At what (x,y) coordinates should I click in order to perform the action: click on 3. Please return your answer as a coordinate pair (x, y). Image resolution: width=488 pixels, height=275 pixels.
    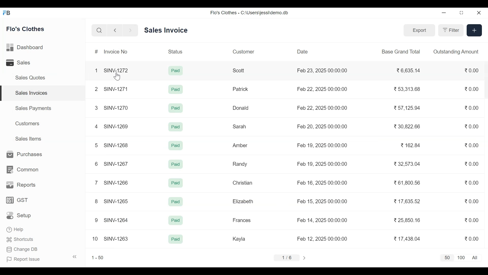
    Looking at the image, I should click on (96, 108).